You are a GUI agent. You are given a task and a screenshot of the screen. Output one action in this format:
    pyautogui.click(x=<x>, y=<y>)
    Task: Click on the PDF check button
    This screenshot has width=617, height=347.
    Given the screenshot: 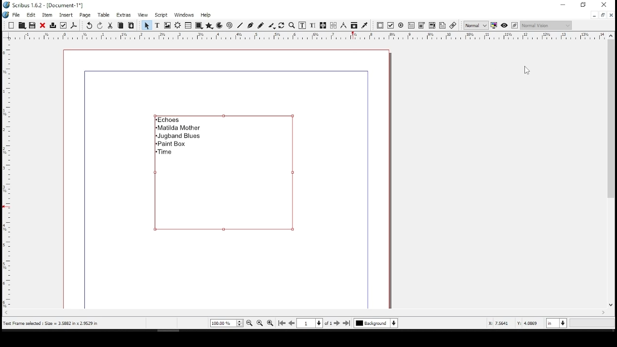 What is the action you would take?
    pyautogui.click(x=391, y=26)
    